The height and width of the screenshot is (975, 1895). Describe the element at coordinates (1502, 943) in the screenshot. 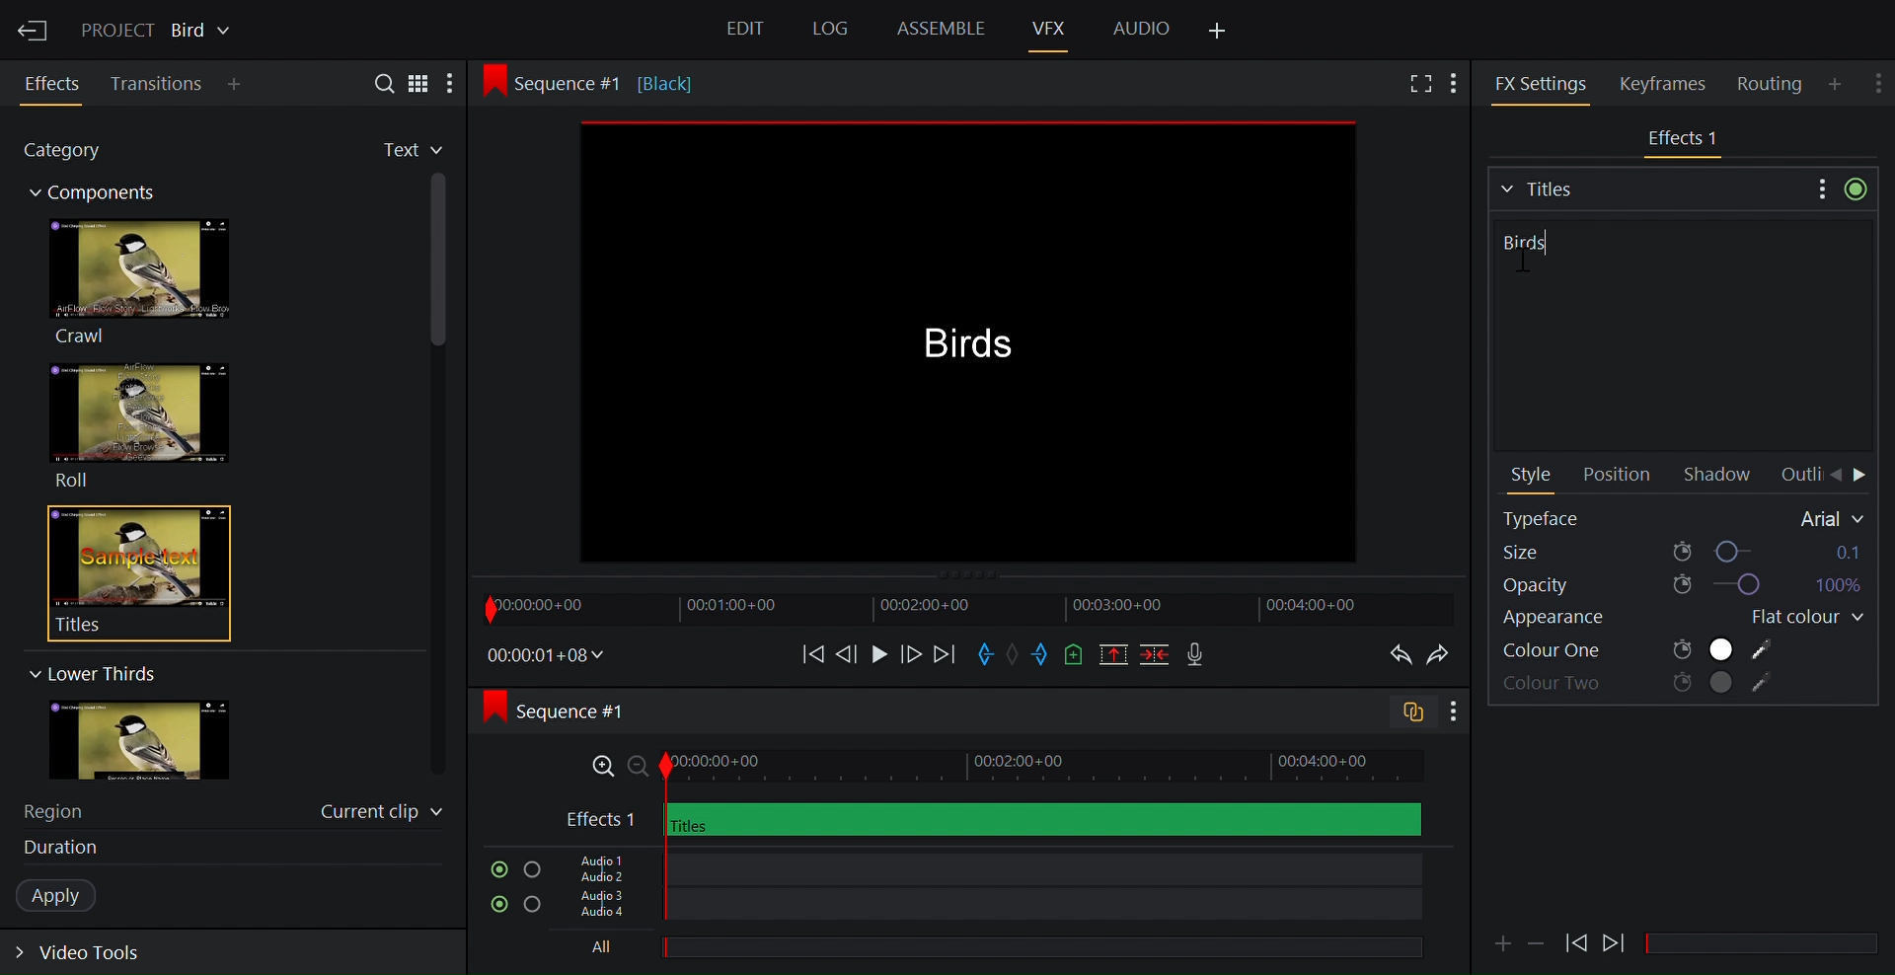

I see `Attachment` at that location.